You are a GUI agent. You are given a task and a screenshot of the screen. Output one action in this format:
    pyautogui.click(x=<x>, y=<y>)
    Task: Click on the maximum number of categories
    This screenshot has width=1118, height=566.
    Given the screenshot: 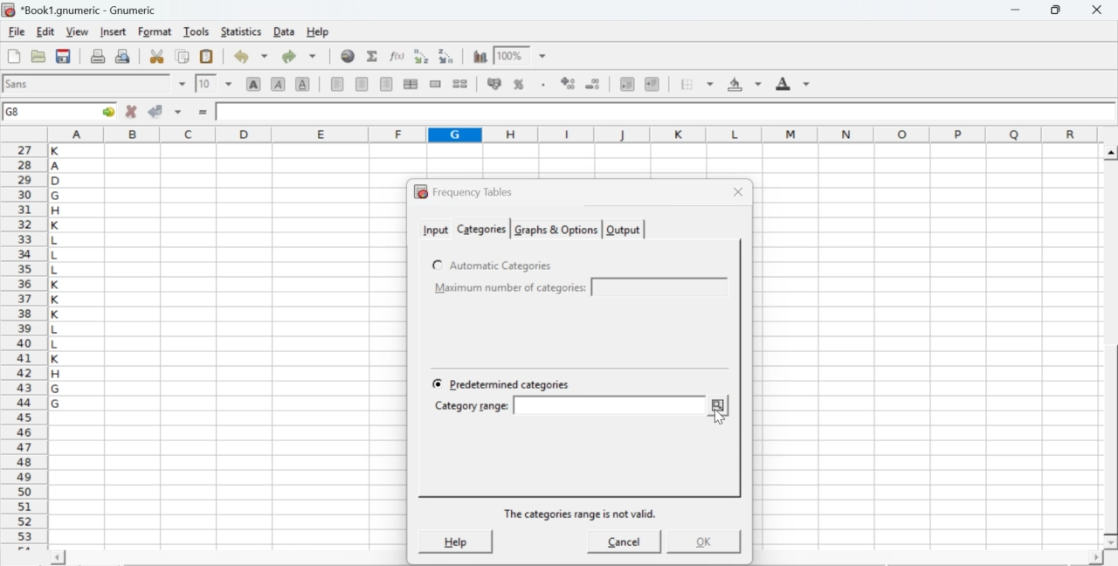 What is the action you would take?
    pyautogui.click(x=511, y=287)
    